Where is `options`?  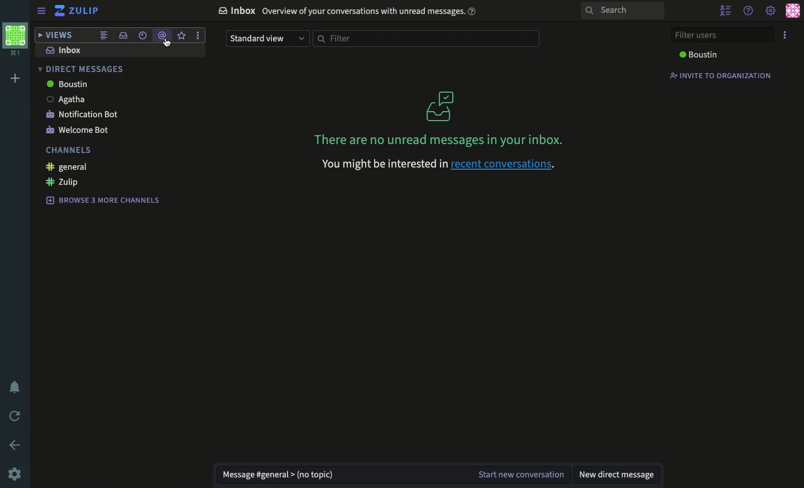
options is located at coordinates (785, 35).